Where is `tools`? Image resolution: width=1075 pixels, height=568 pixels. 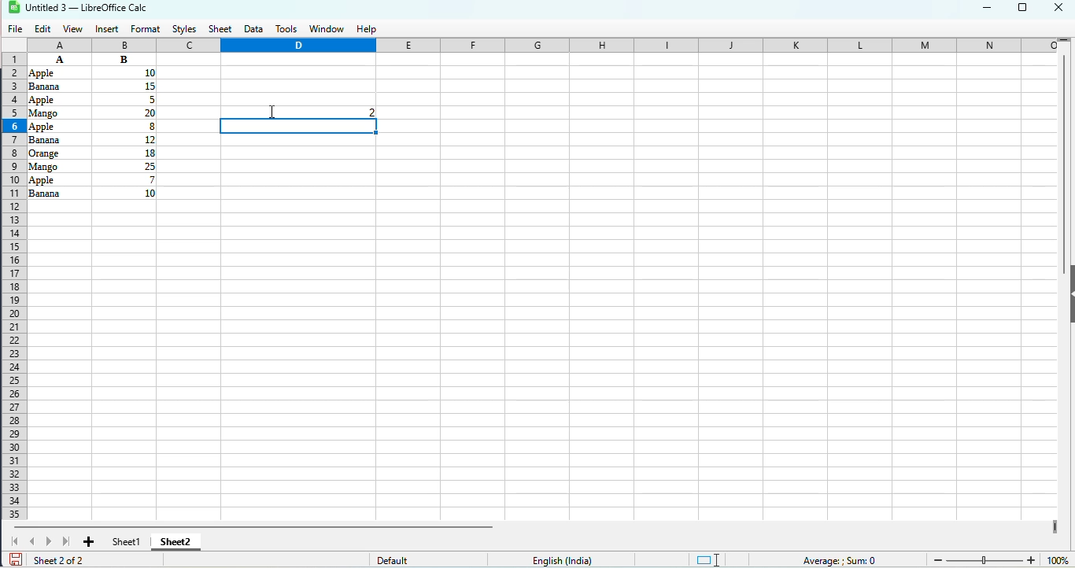
tools is located at coordinates (286, 29).